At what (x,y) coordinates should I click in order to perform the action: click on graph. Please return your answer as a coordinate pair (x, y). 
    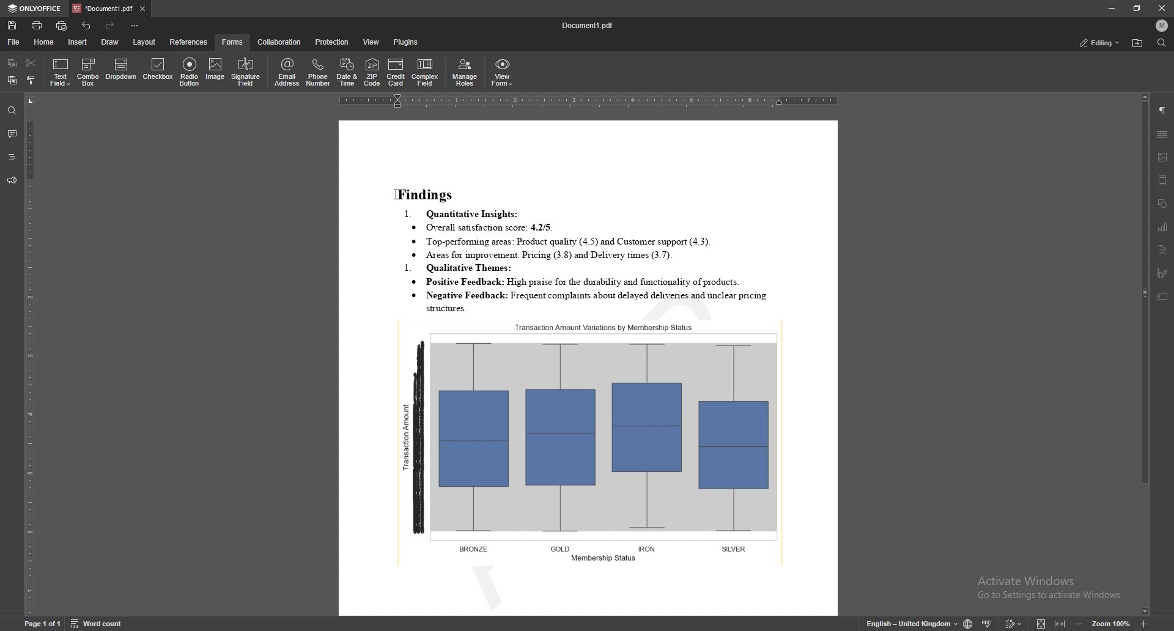
    Looking at the image, I should click on (593, 440).